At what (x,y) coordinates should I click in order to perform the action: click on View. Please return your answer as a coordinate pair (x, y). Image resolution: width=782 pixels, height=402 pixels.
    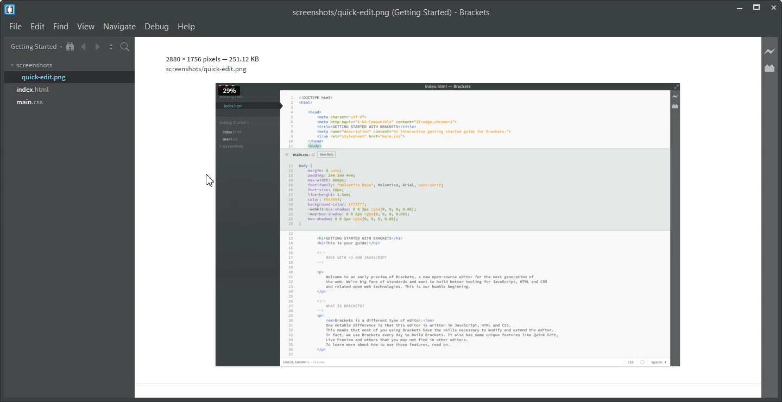
    Looking at the image, I should click on (85, 27).